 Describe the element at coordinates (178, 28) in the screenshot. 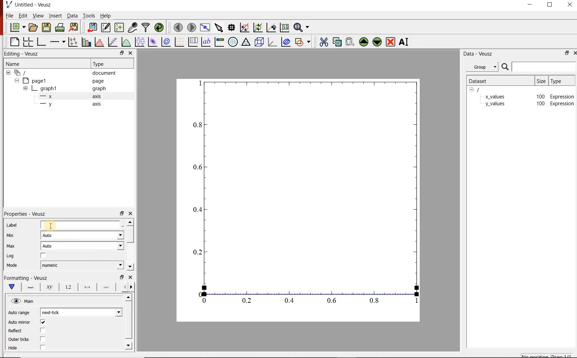

I see `move to previous page` at that location.